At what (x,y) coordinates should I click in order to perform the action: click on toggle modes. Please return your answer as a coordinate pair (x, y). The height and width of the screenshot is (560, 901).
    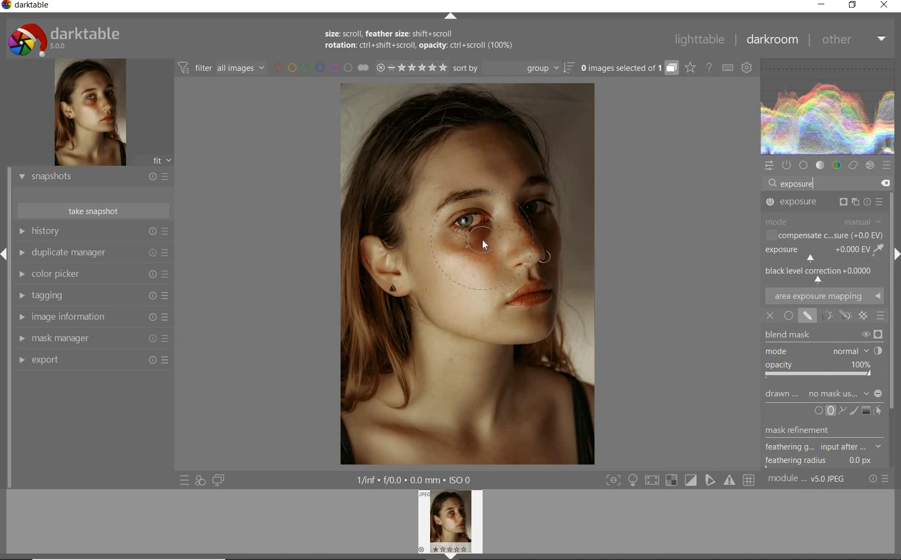
    Looking at the image, I should click on (681, 481).